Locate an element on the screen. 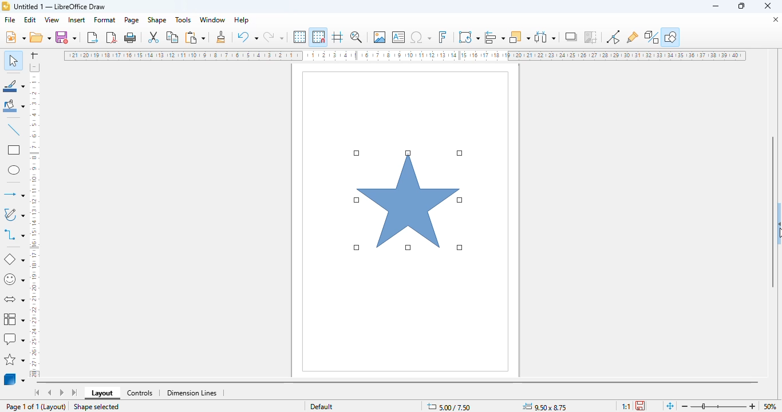 This screenshot has height=412, width=782. block arrows is located at coordinates (13, 300).